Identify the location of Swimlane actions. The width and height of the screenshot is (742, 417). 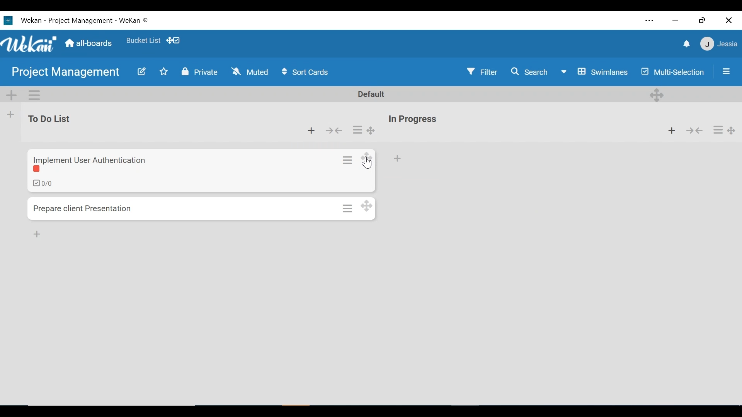
(33, 95).